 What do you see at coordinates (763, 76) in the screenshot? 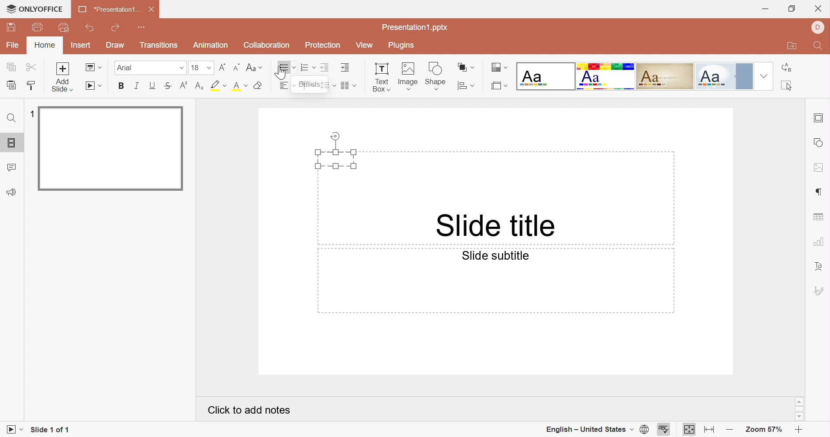
I see `Drop Down` at bounding box center [763, 76].